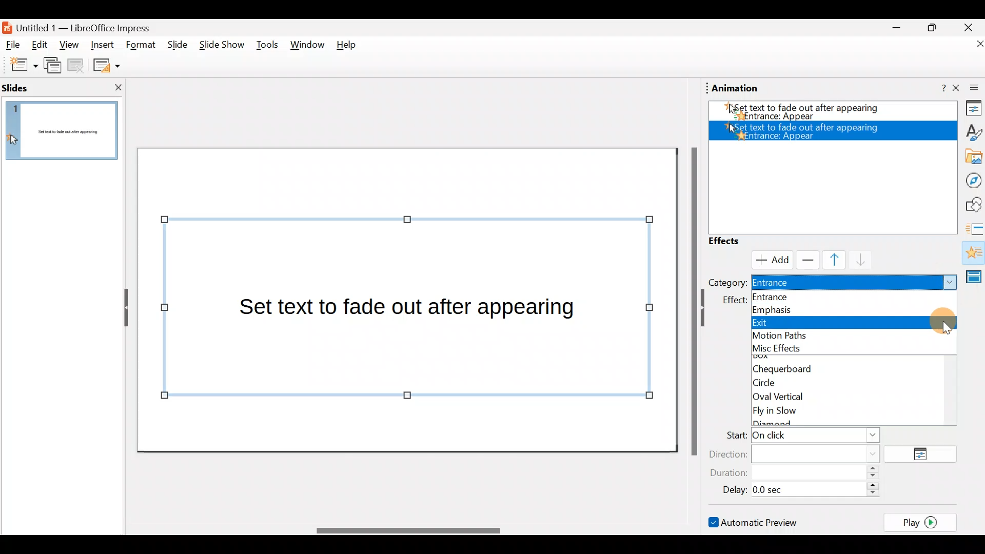 Image resolution: width=985 pixels, height=554 pixels. Describe the element at coordinates (859, 336) in the screenshot. I see `Motion paths` at that location.